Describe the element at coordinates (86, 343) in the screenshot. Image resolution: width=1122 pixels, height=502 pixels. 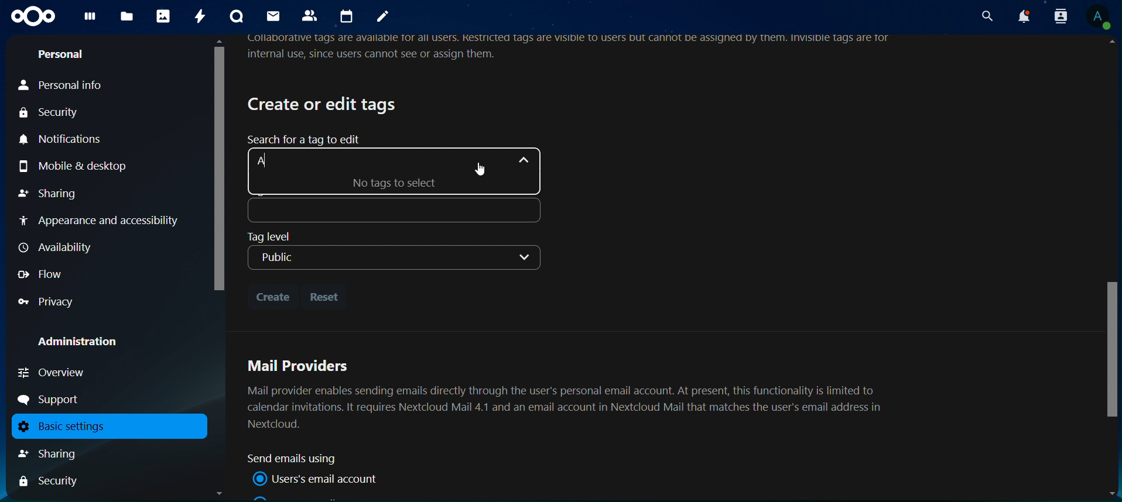
I see `administration` at that location.